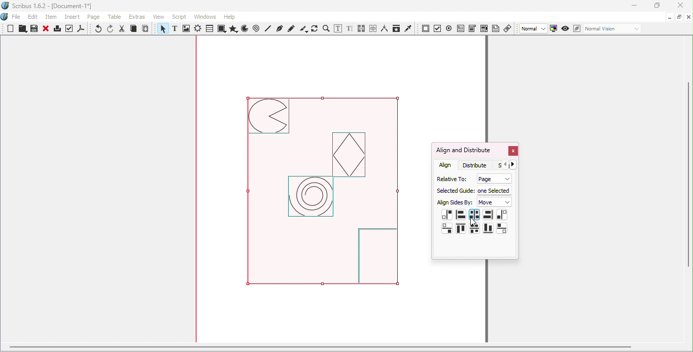 The image size is (693, 352). What do you see at coordinates (679, 16) in the screenshot?
I see `Maximize` at bounding box center [679, 16].